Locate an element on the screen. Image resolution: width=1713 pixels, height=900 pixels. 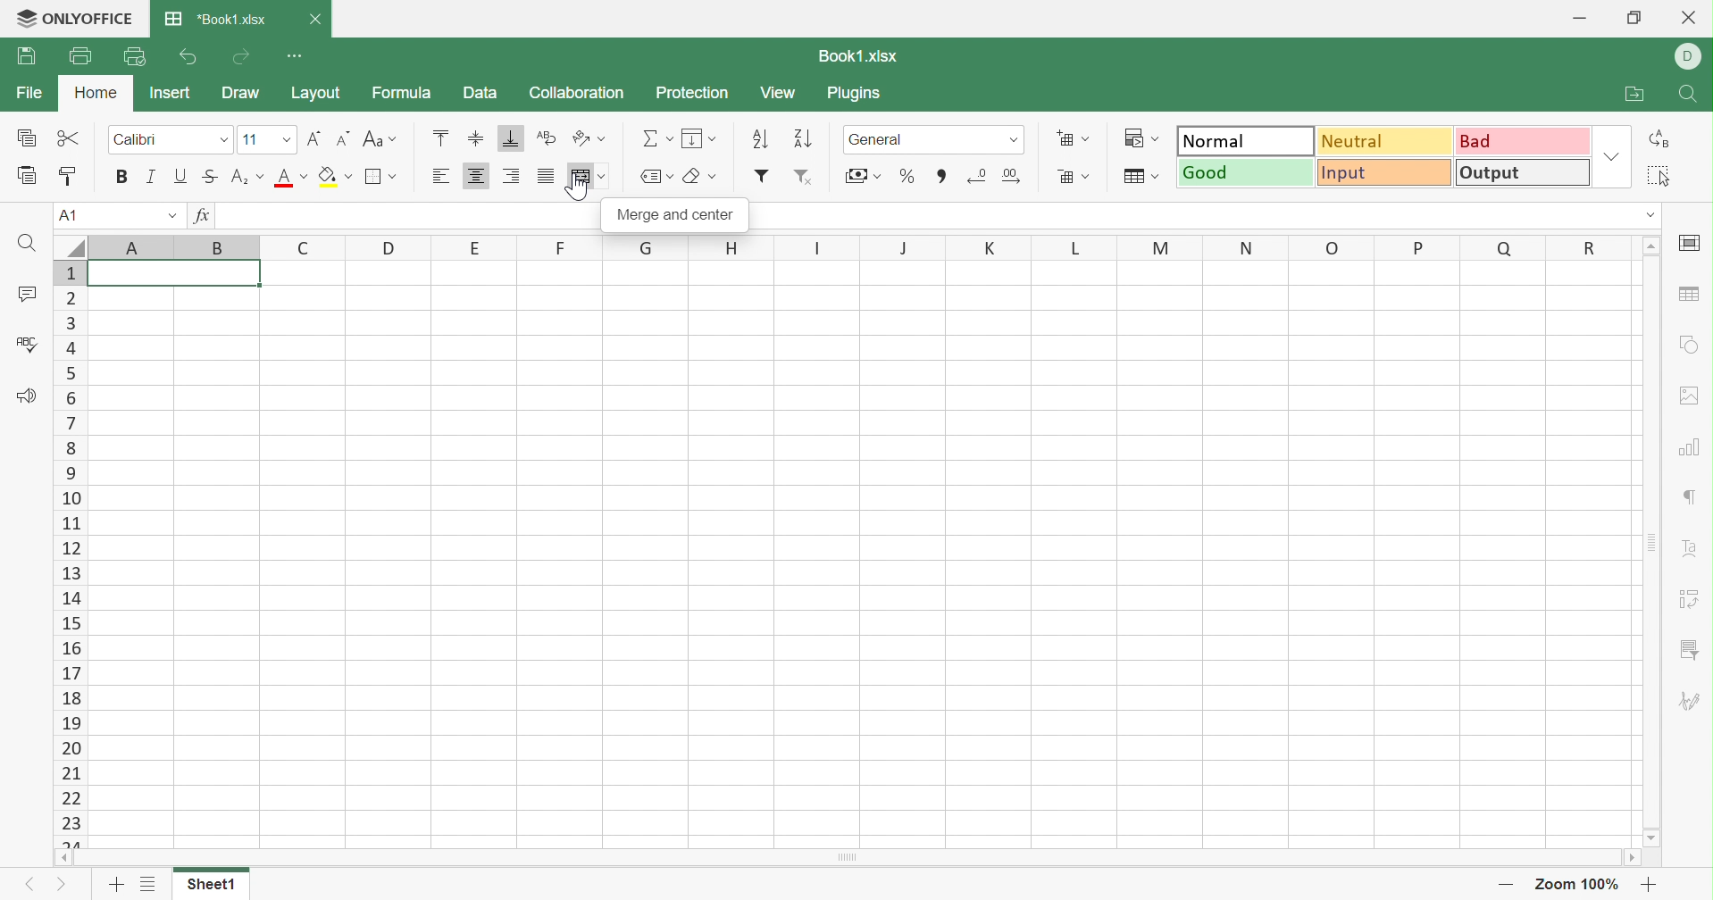
Named ranges is located at coordinates (656, 177).